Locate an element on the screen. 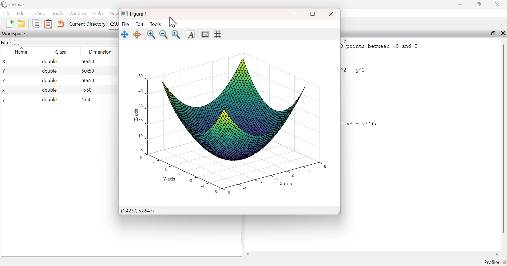 This screenshot has width=507, height=266. Class is located at coordinates (61, 52).